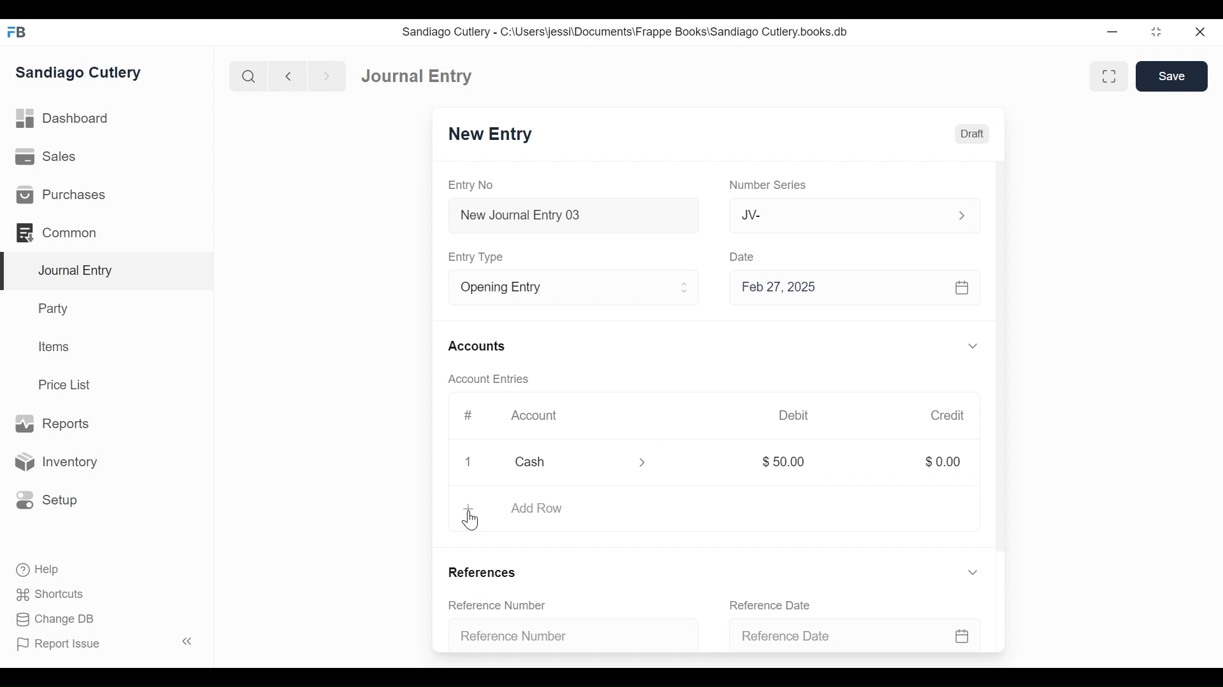  Describe the element at coordinates (1109, 76) in the screenshot. I see `Toggle between form and full width` at that location.